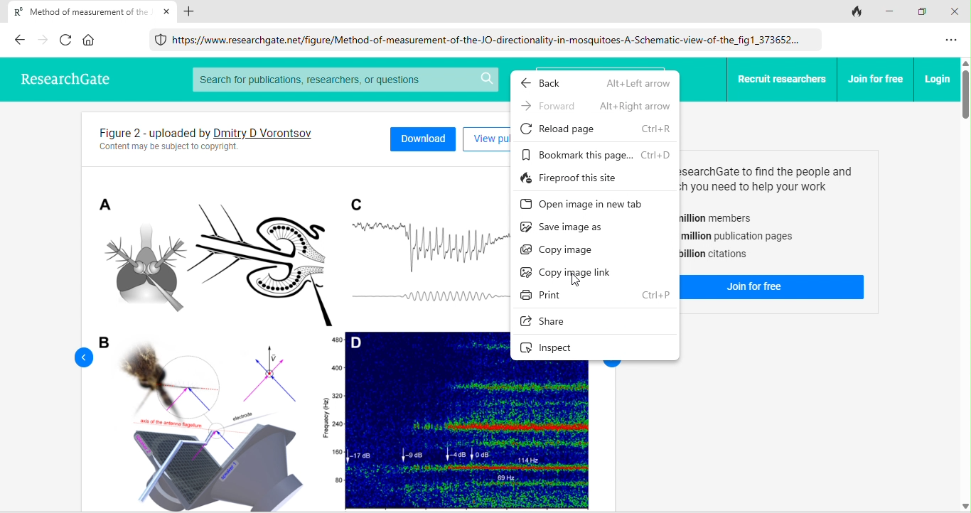  Describe the element at coordinates (190, 11) in the screenshot. I see `add tab` at that location.